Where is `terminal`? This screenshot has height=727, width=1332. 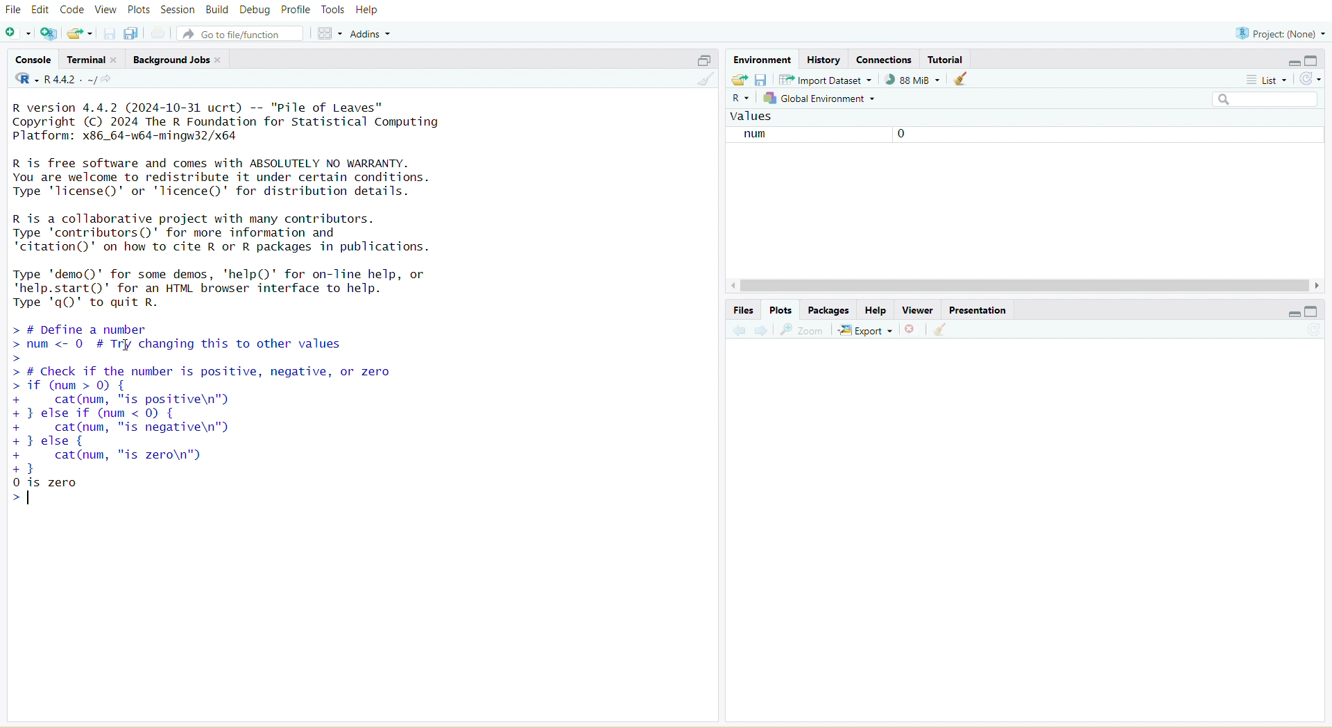 terminal is located at coordinates (94, 60).